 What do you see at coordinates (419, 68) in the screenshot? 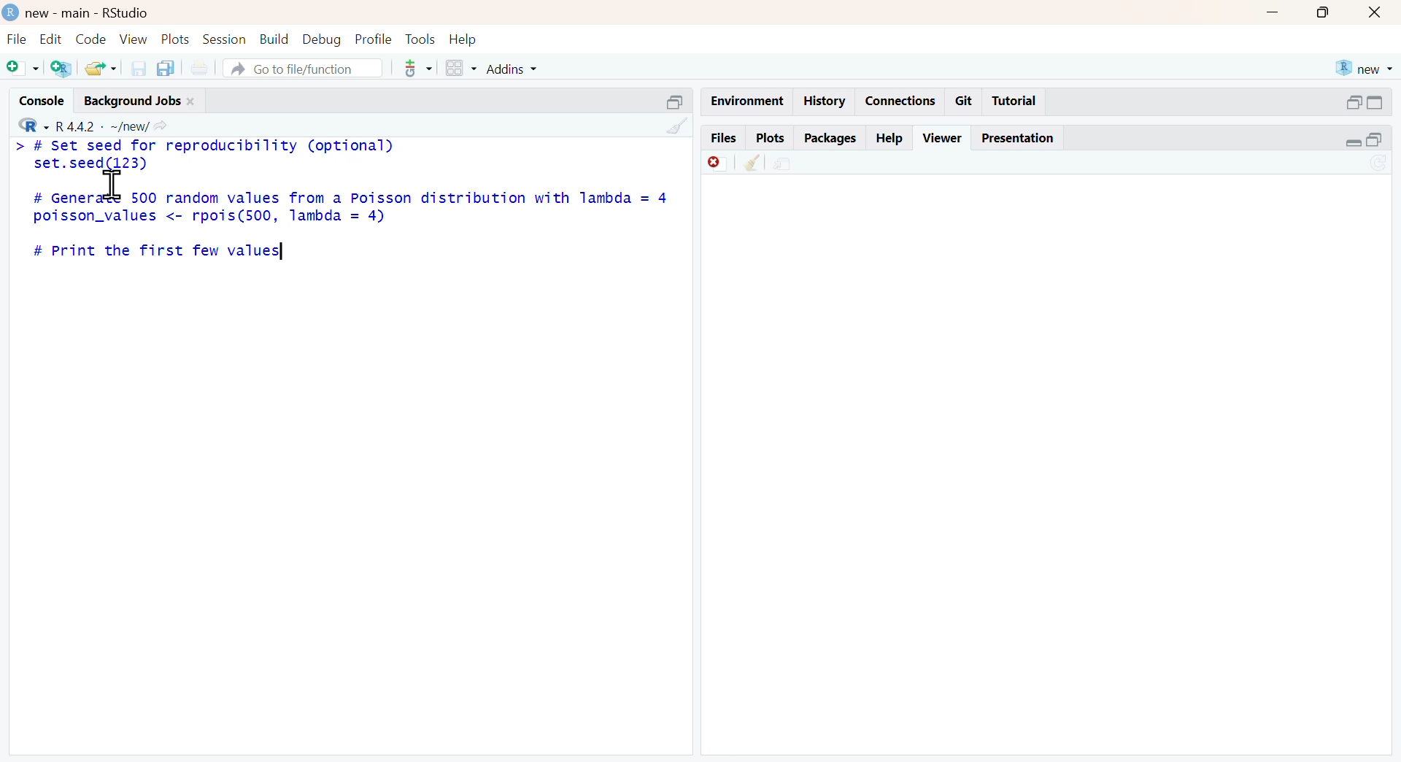
I see `tools` at bounding box center [419, 68].